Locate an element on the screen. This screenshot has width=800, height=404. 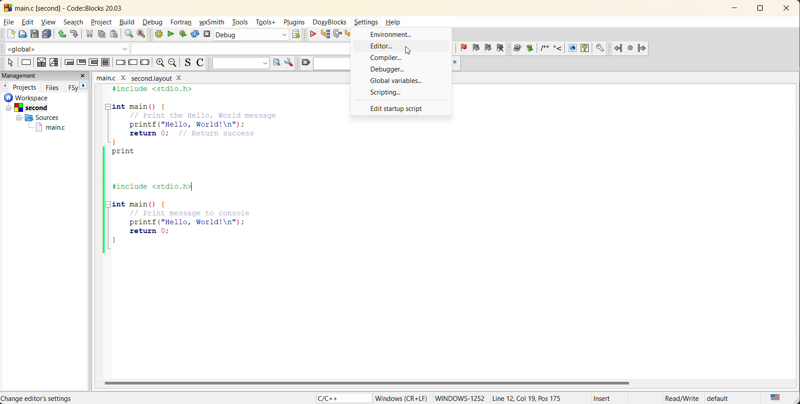
main.c is located at coordinates (49, 128).